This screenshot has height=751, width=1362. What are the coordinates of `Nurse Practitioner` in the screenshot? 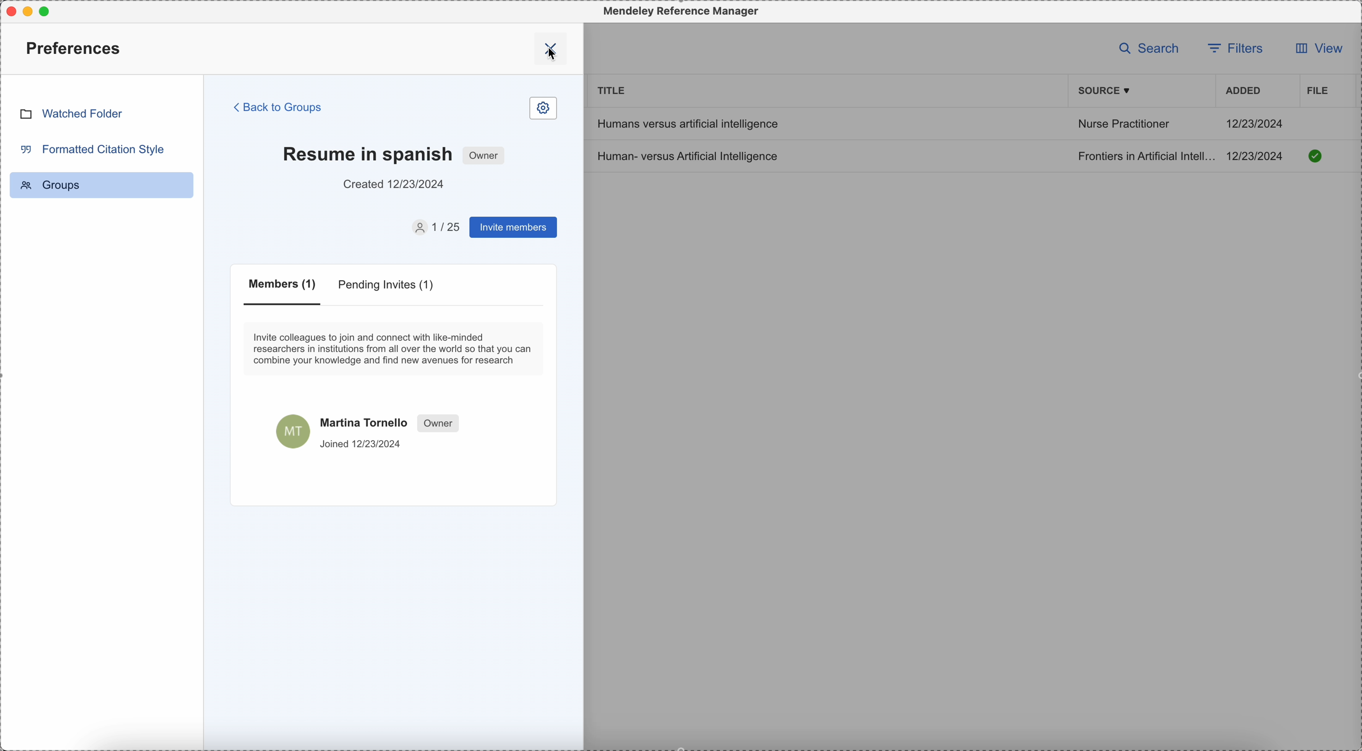 It's located at (1123, 126).